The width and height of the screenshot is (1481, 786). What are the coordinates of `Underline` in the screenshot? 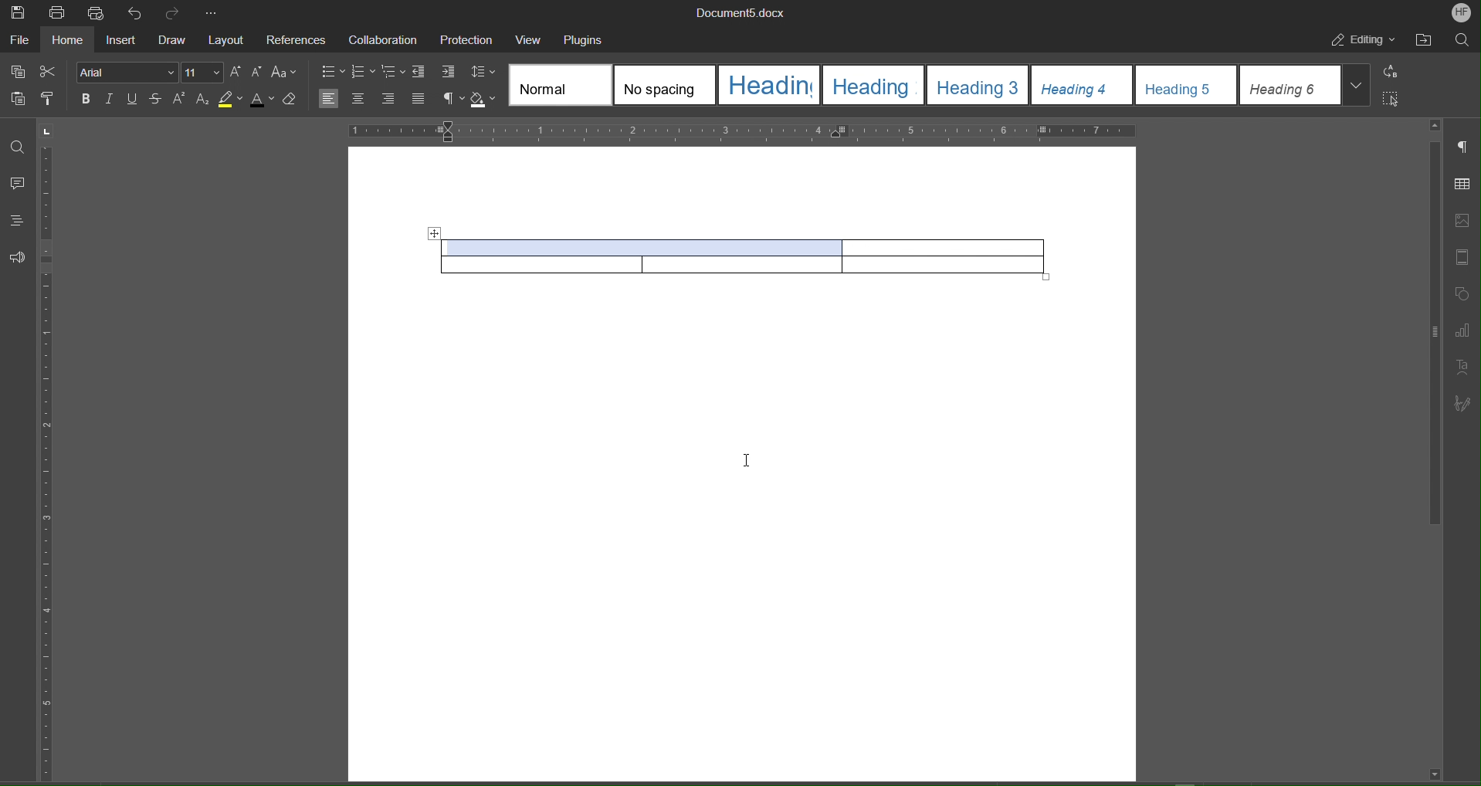 It's located at (134, 100).